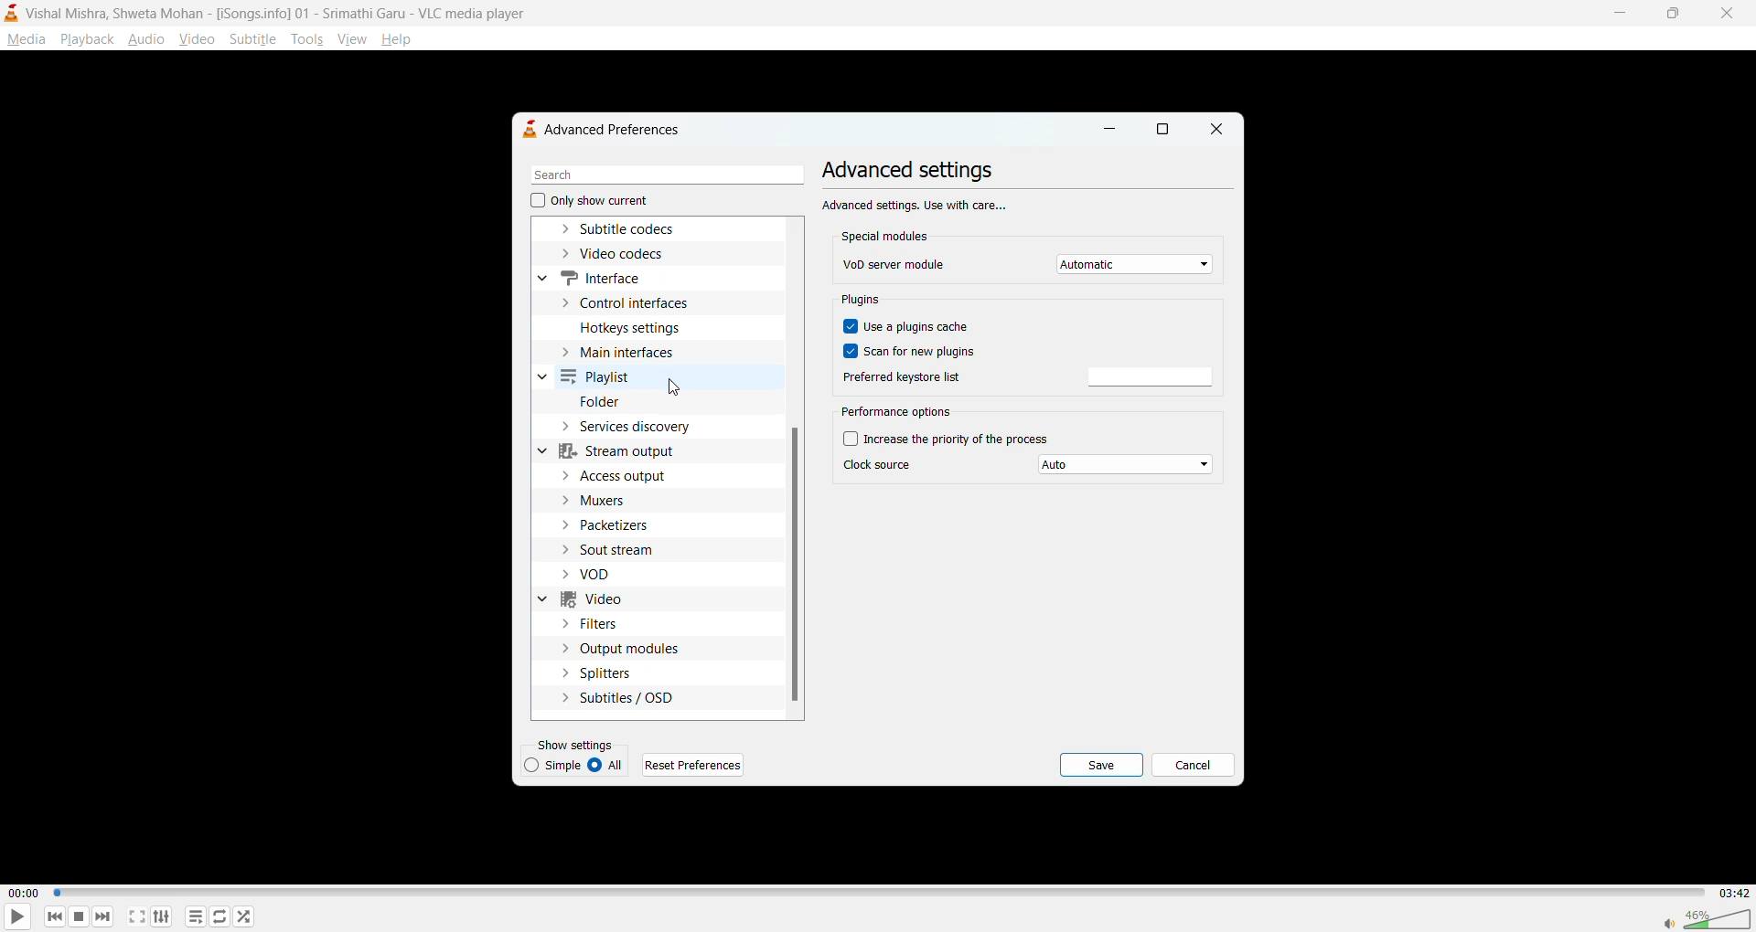  I want to click on loop, so click(217, 916).